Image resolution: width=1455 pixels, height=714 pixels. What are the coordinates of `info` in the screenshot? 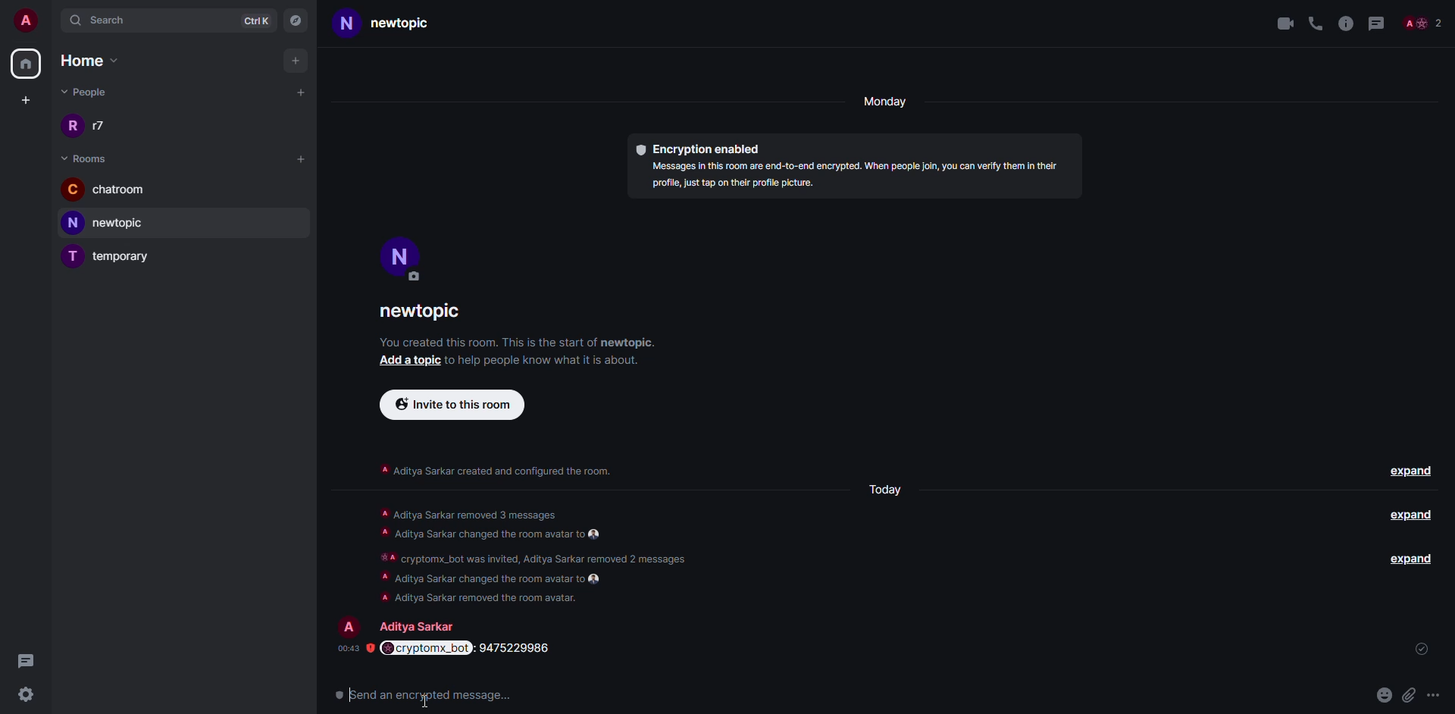 It's located at (1346, 21).